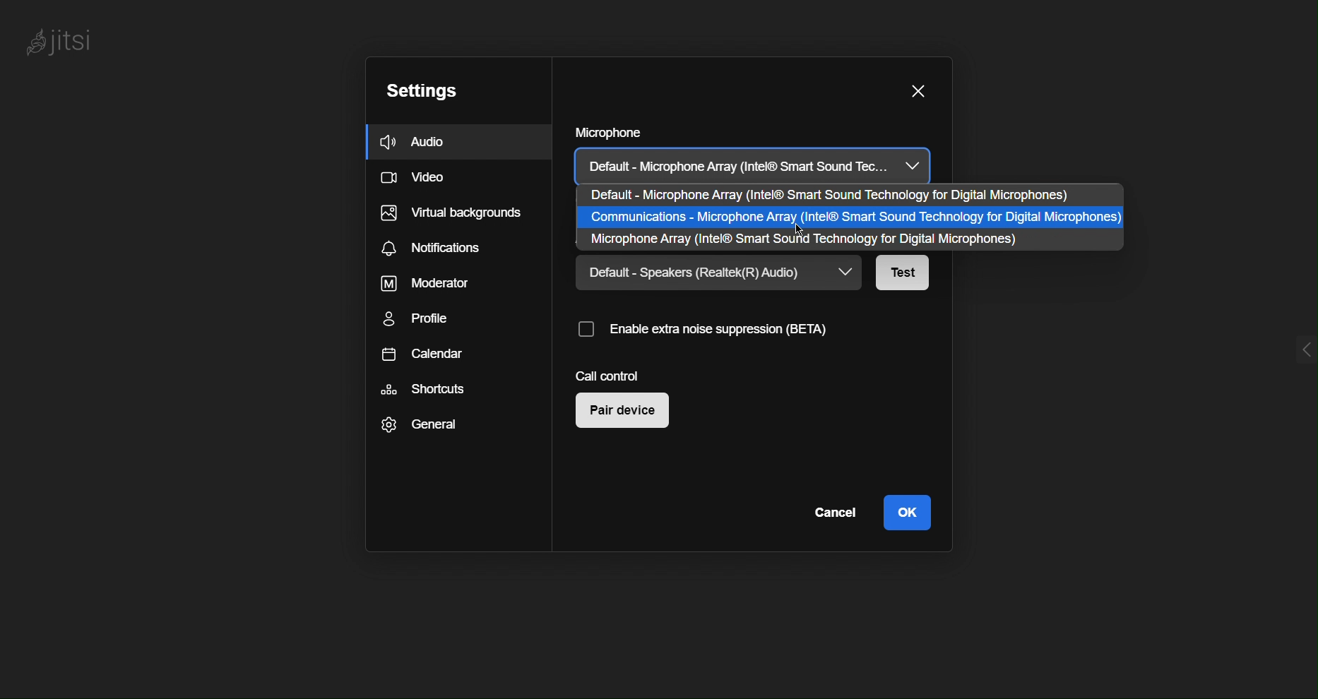  What do you see at coordinates (915, 90) in the screenshot?
I see `Close` at bounding box center [915, 90].